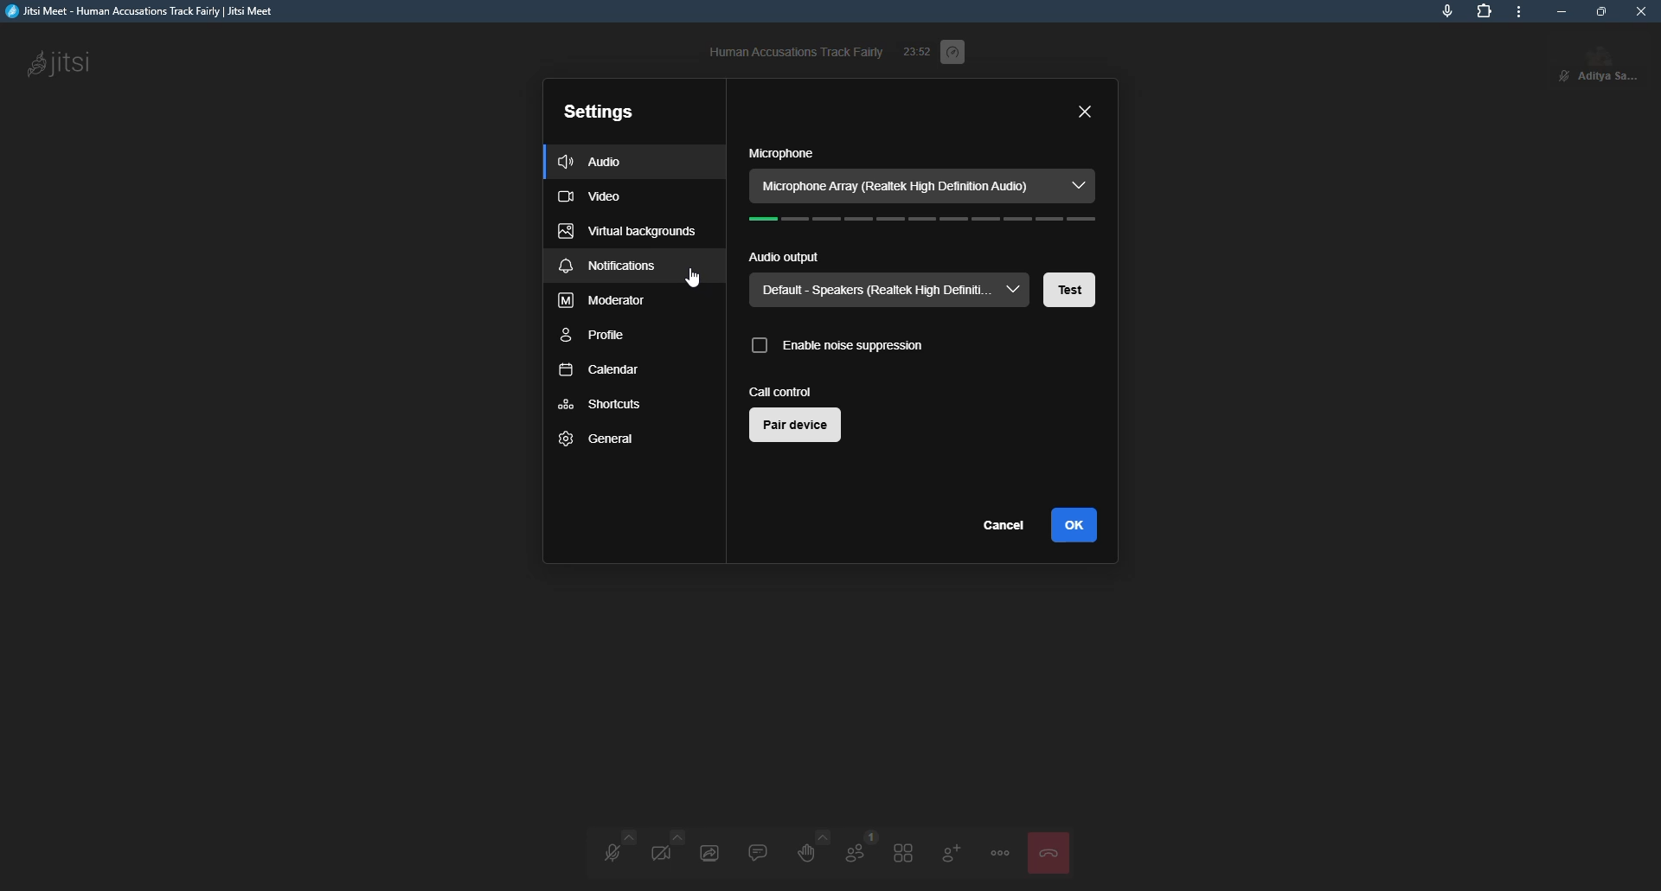  I want to click on close, so click(1644, 13).